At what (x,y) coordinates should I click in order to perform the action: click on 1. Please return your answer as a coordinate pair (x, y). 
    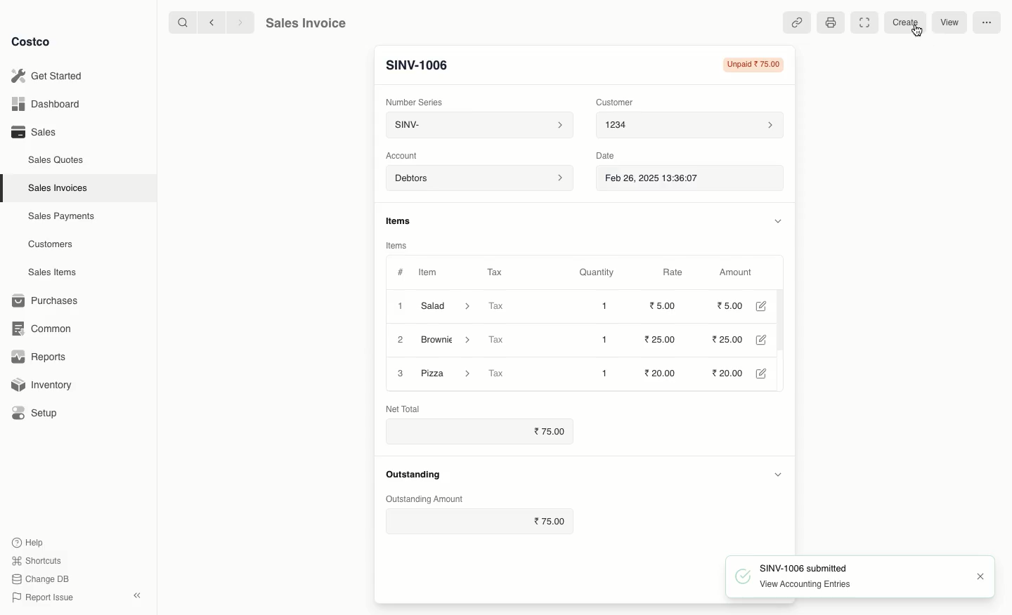
    Looking at the image, I should click on (398, 305).